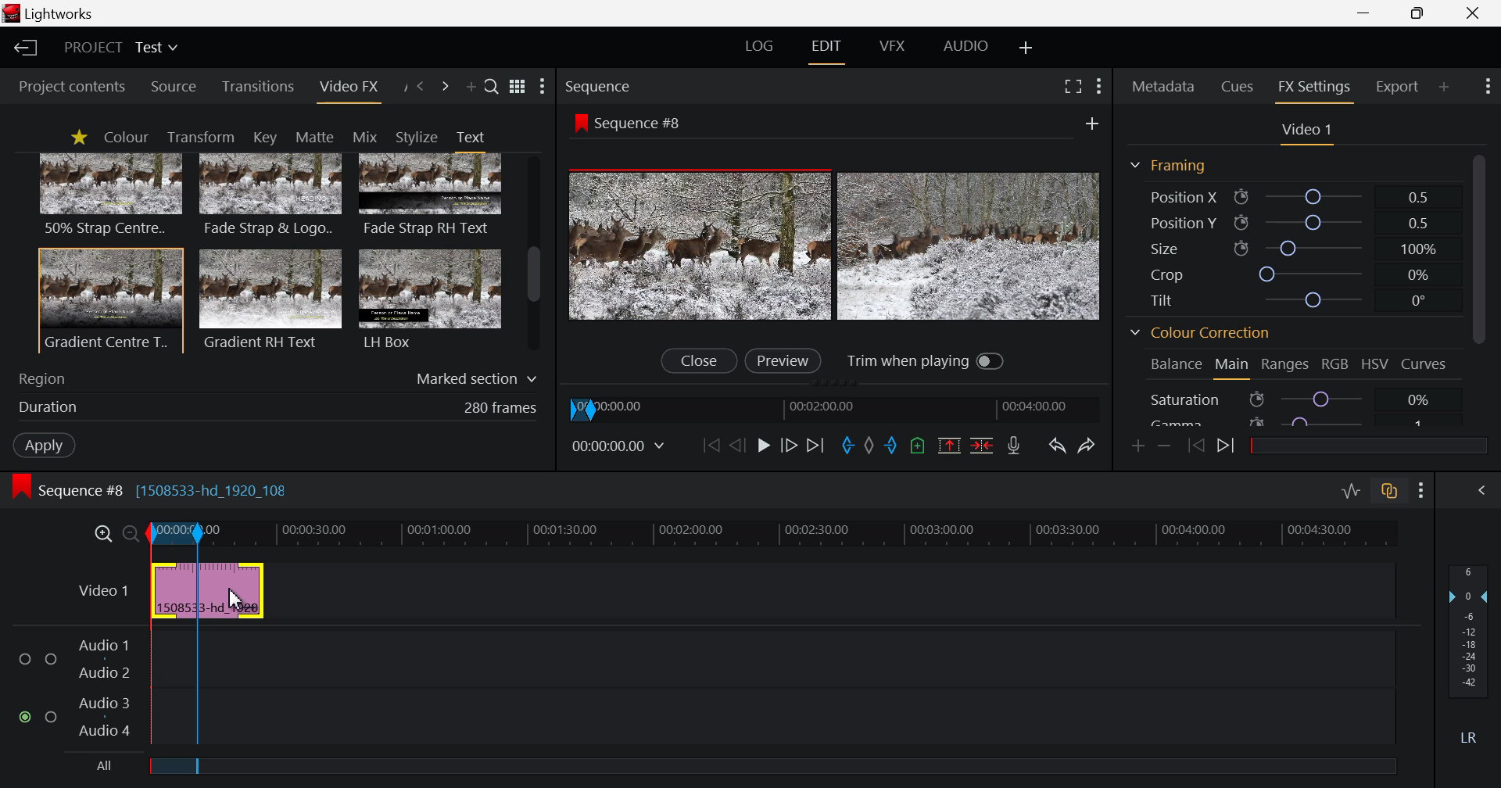 This screenshot has width=1501, height=788. Describe the element at coordinates (103, 643) in the screenshot. I see `audio 1` at that location.